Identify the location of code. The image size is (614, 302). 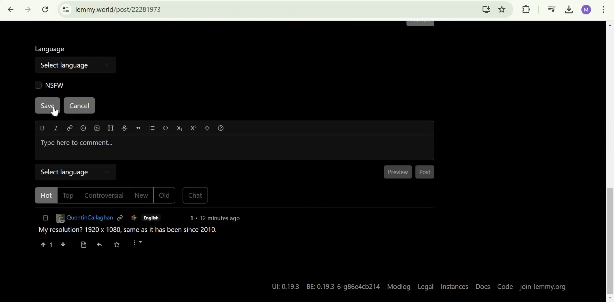
(167, 129).